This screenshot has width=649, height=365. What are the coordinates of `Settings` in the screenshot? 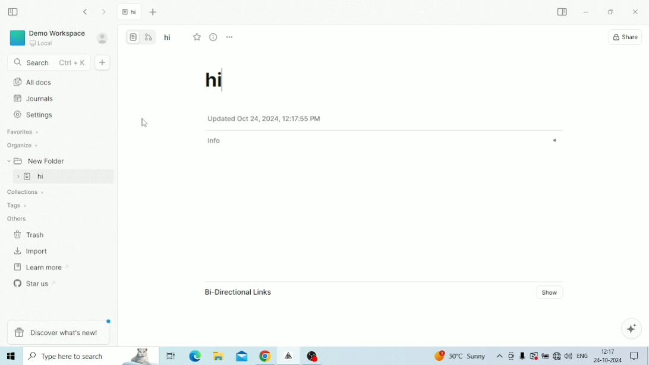 It's located at (36, 115).